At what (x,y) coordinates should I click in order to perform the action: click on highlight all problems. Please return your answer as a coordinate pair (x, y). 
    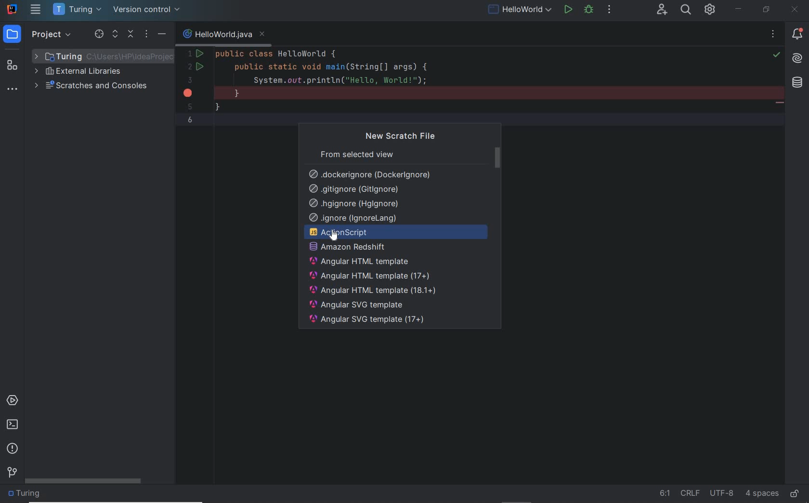
    Looking at the image, I should click on (776, 55).